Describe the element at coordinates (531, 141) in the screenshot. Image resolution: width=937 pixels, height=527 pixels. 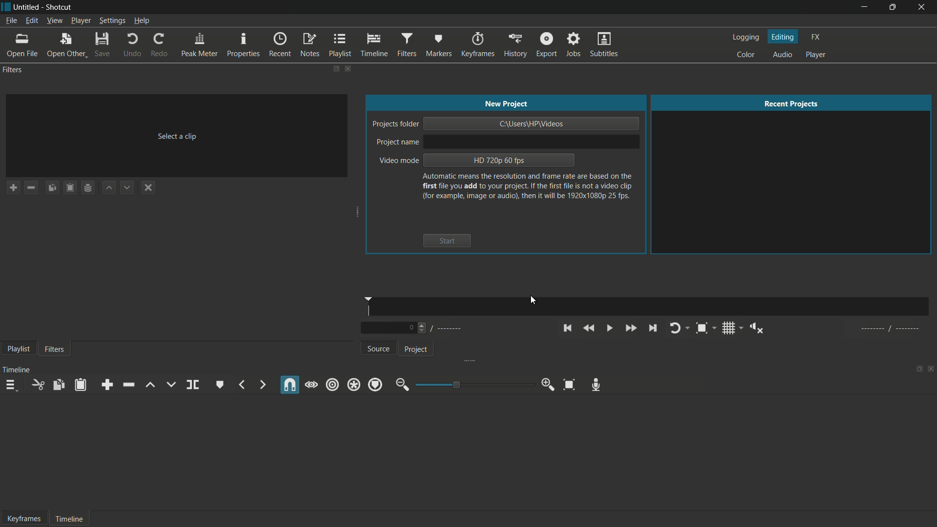
I see `project name input bar` at that location.